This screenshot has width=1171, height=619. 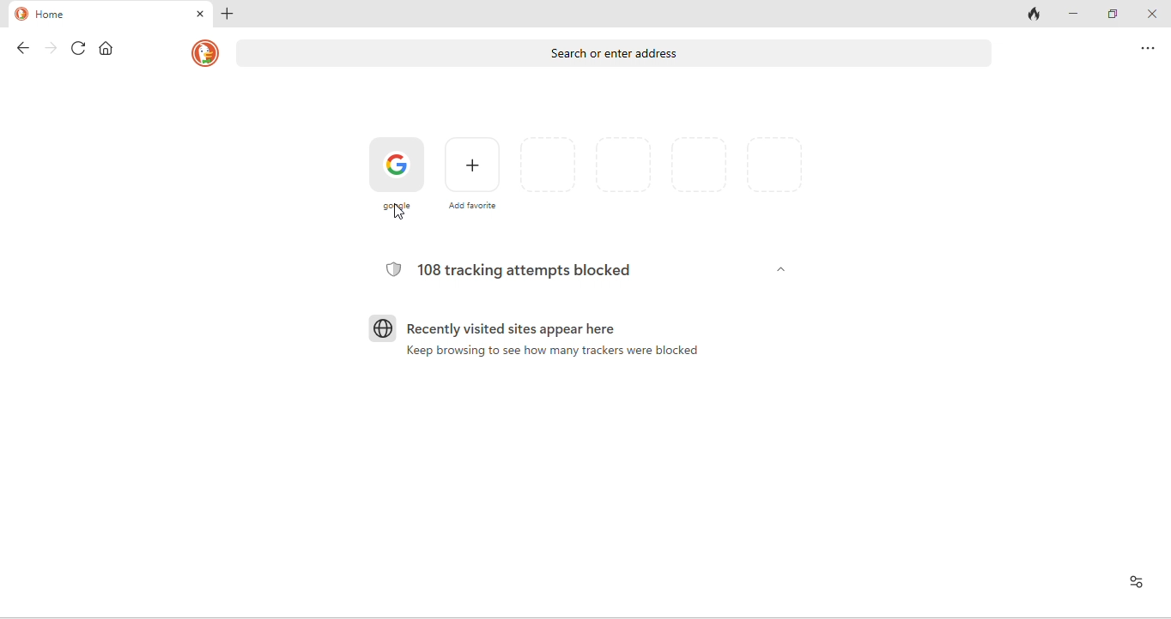 I want to click on google, so click(x=397, y=172).